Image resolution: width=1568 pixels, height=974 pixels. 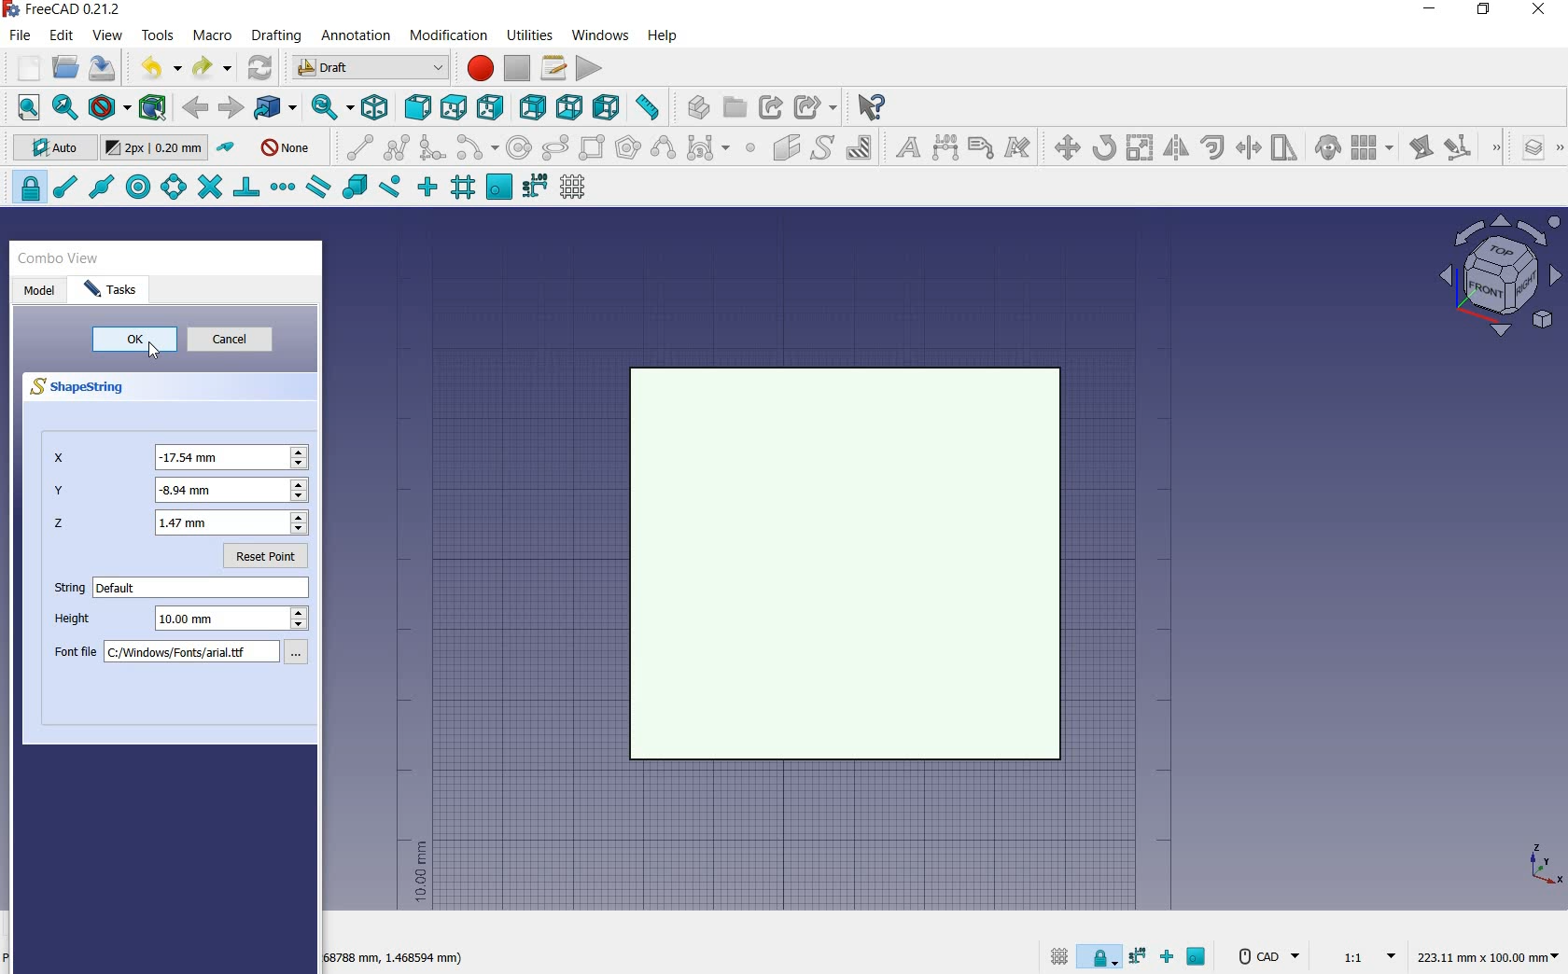 I want to click on z scaling, so click(x=179, y=525).